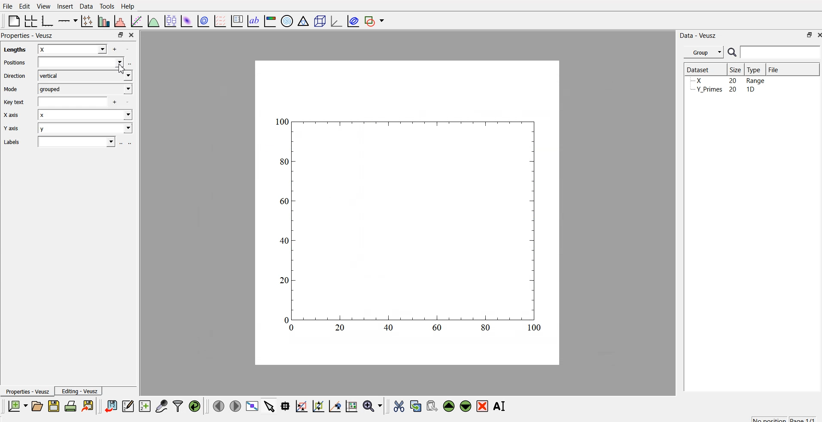 The image size is (822, 422). Describe the element at coordinates (118, 35) in the screenshot. I see `maximize` at that location.